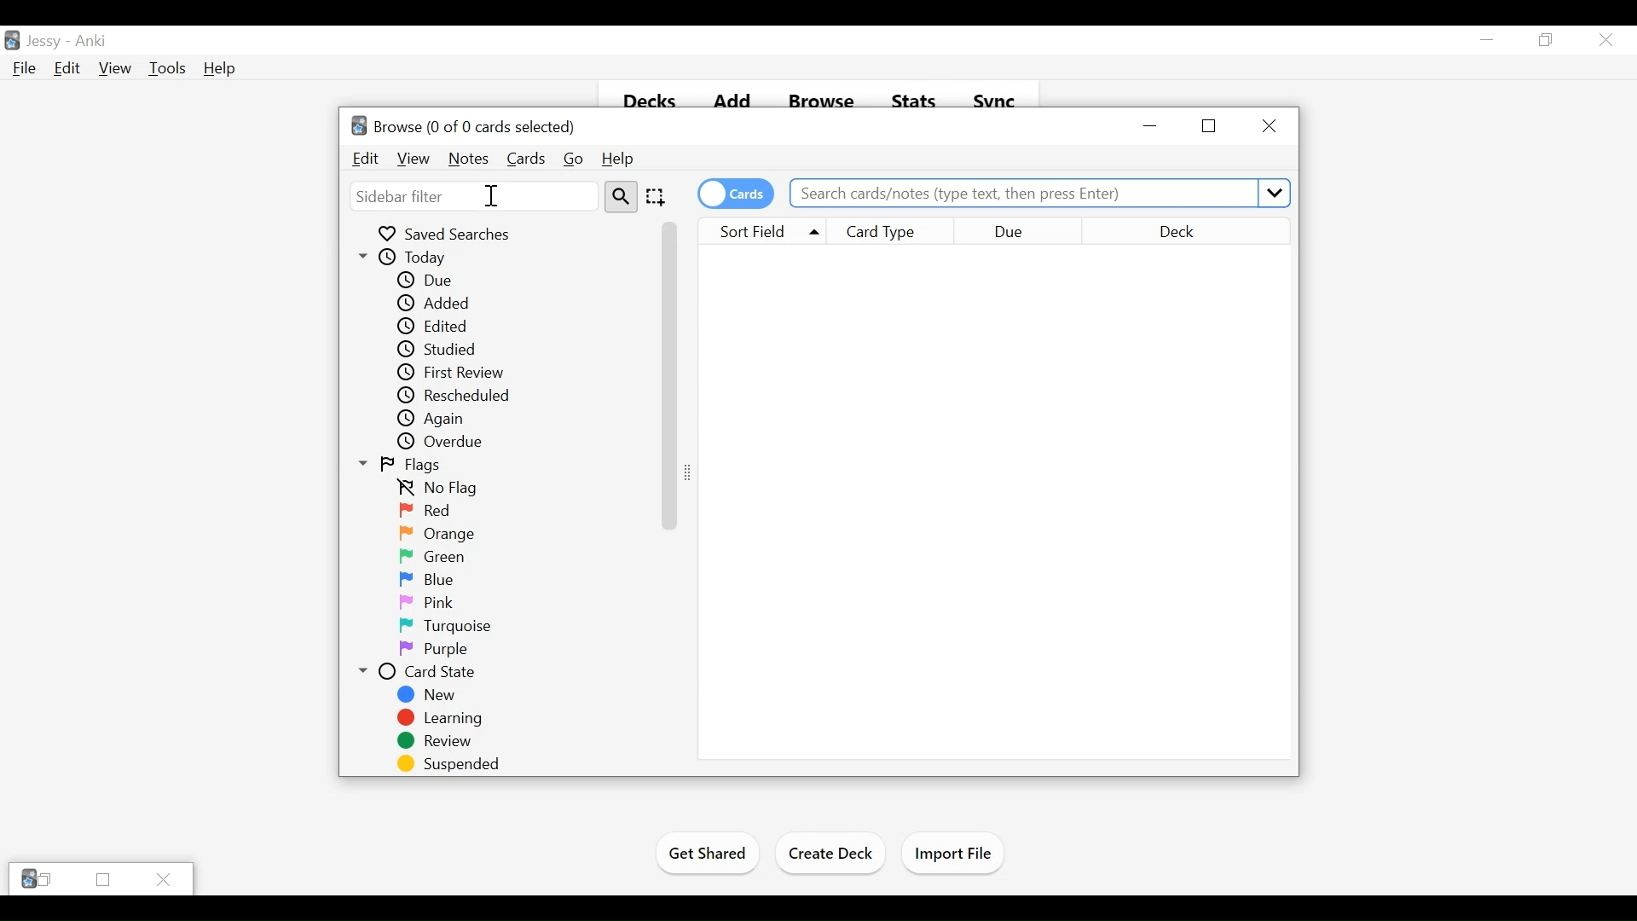 This screenshot has width=1637, height=921. Describe the element at coordinates (425, 580) in the screenshot. I see `Blue` at that location.